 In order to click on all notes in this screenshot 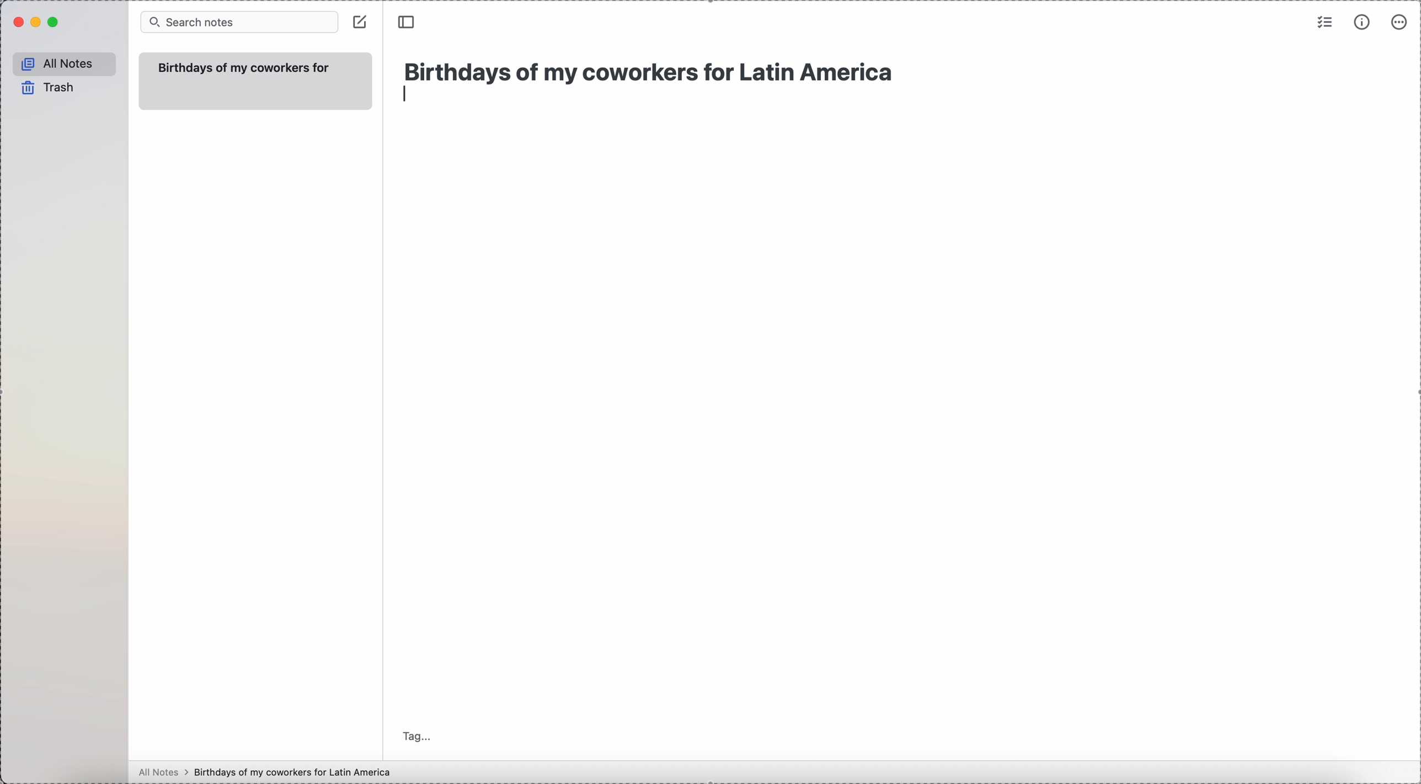, I will do `click(65, 62)`.